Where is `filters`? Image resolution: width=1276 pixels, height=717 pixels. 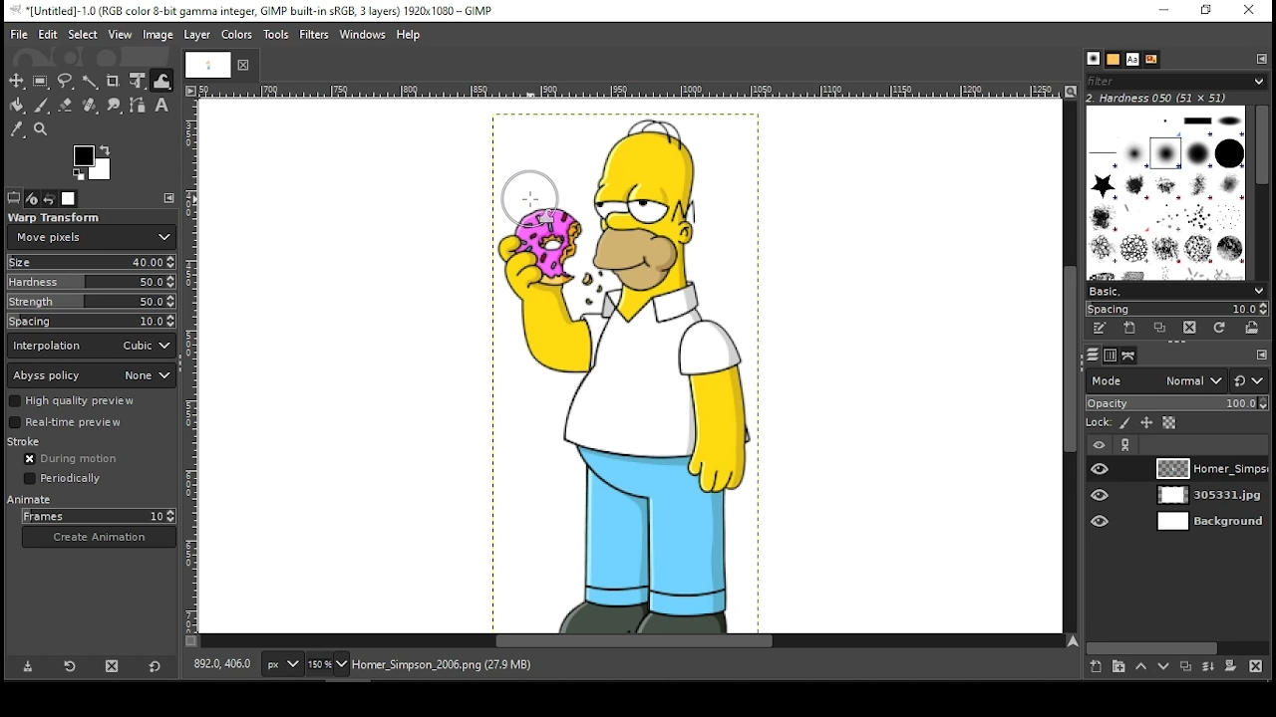
filters is located at coordinates (314, 35).